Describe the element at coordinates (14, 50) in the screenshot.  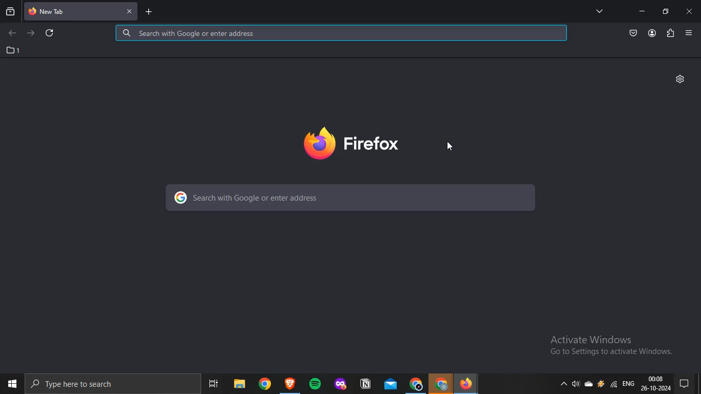
I see `1` at that location.